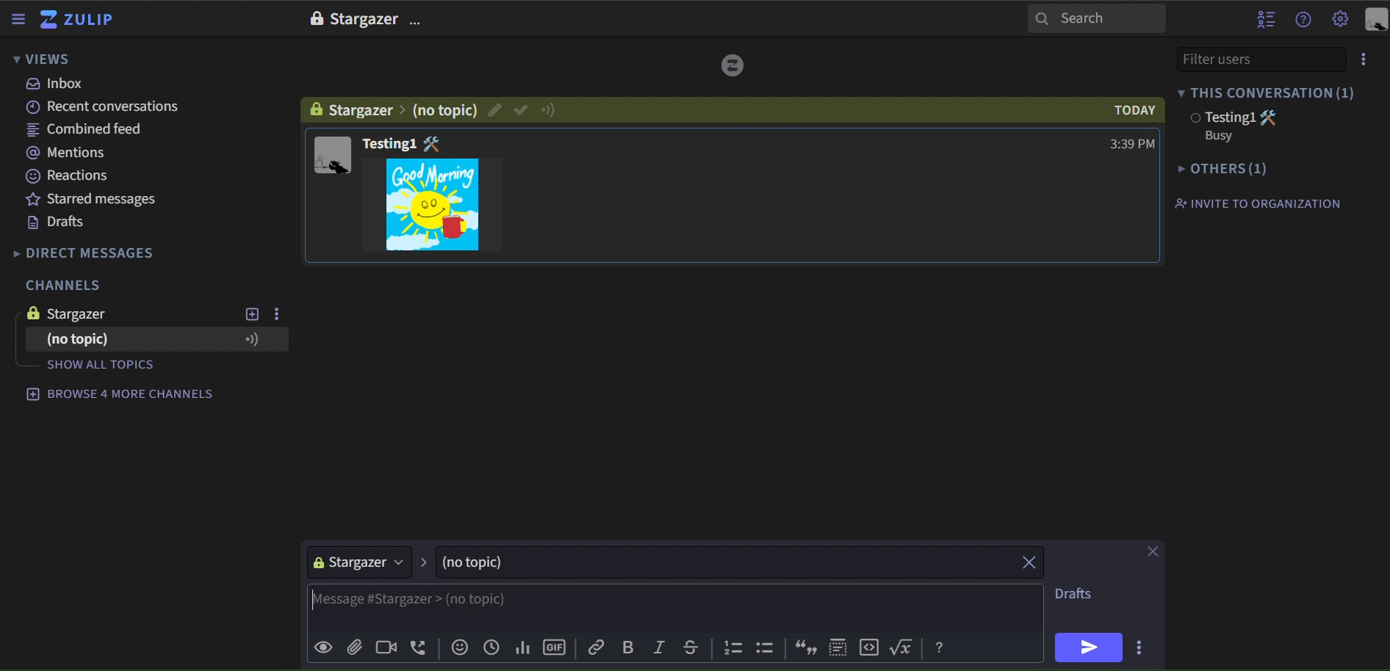 This screenshot has width=1390, height=671. I want to click on Others (1), so click(1228, 170).